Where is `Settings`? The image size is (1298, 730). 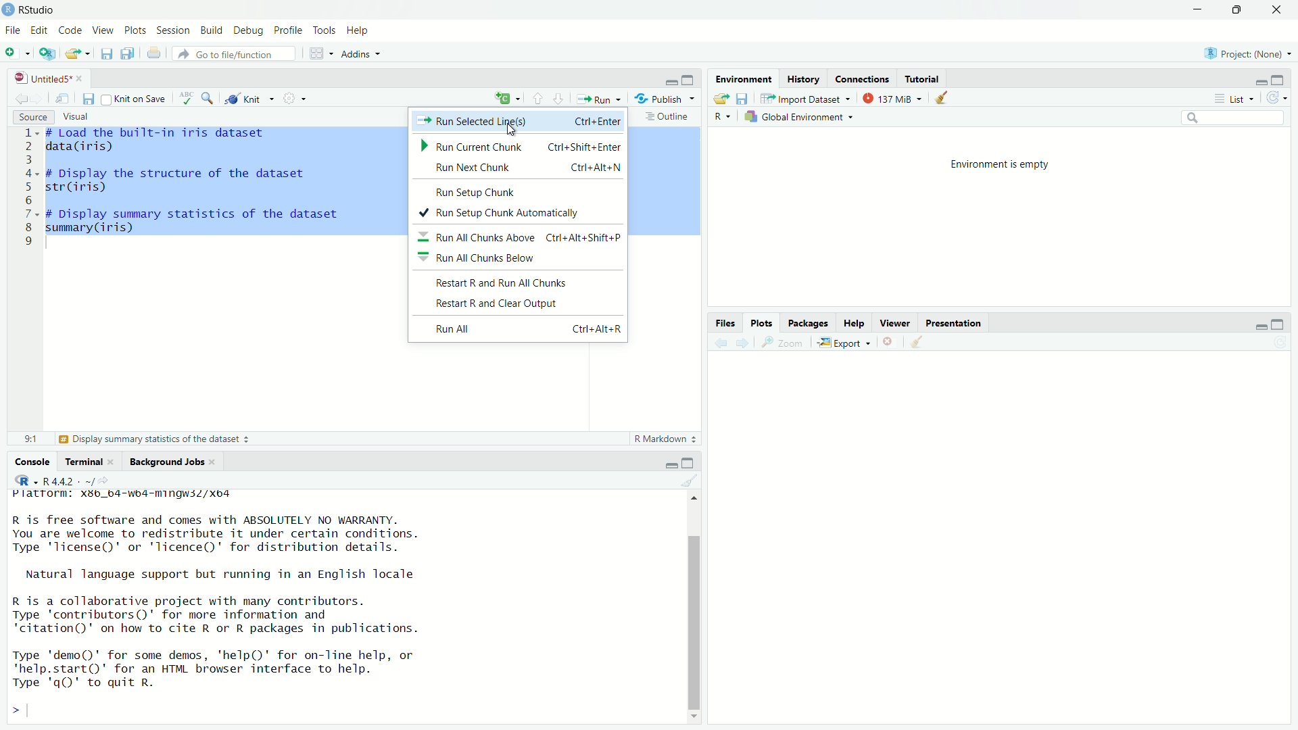
Settings is located at coordinates (299, 98).